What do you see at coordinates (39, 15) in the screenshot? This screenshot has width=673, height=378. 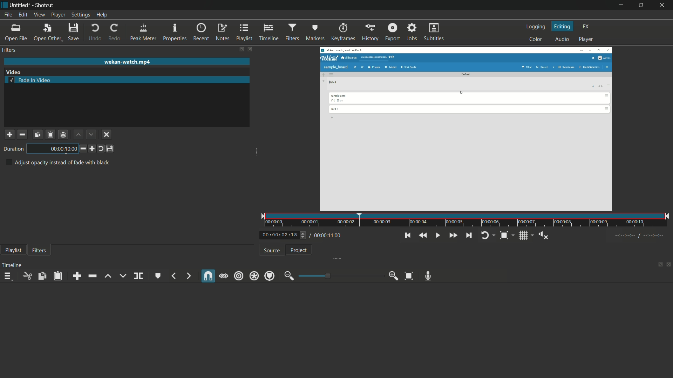 I see `view menu` at bounding box center [39, 15].